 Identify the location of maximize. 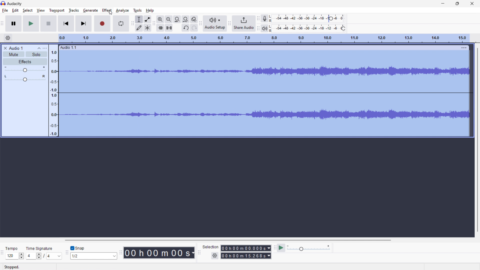
(457, 4).